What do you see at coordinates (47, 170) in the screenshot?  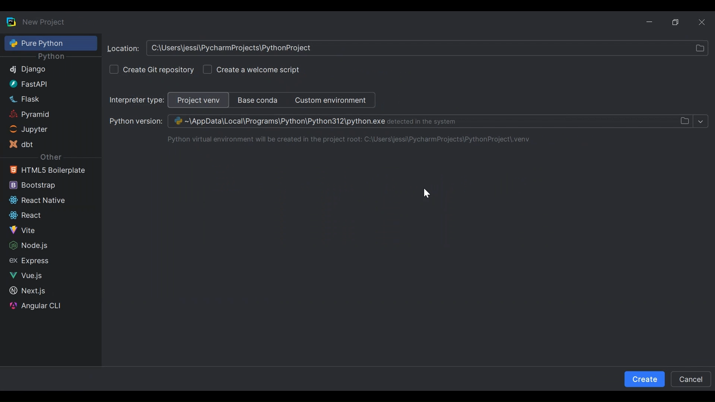 I see `HTML5 Boilerplate` at bounding box center [47, 170].